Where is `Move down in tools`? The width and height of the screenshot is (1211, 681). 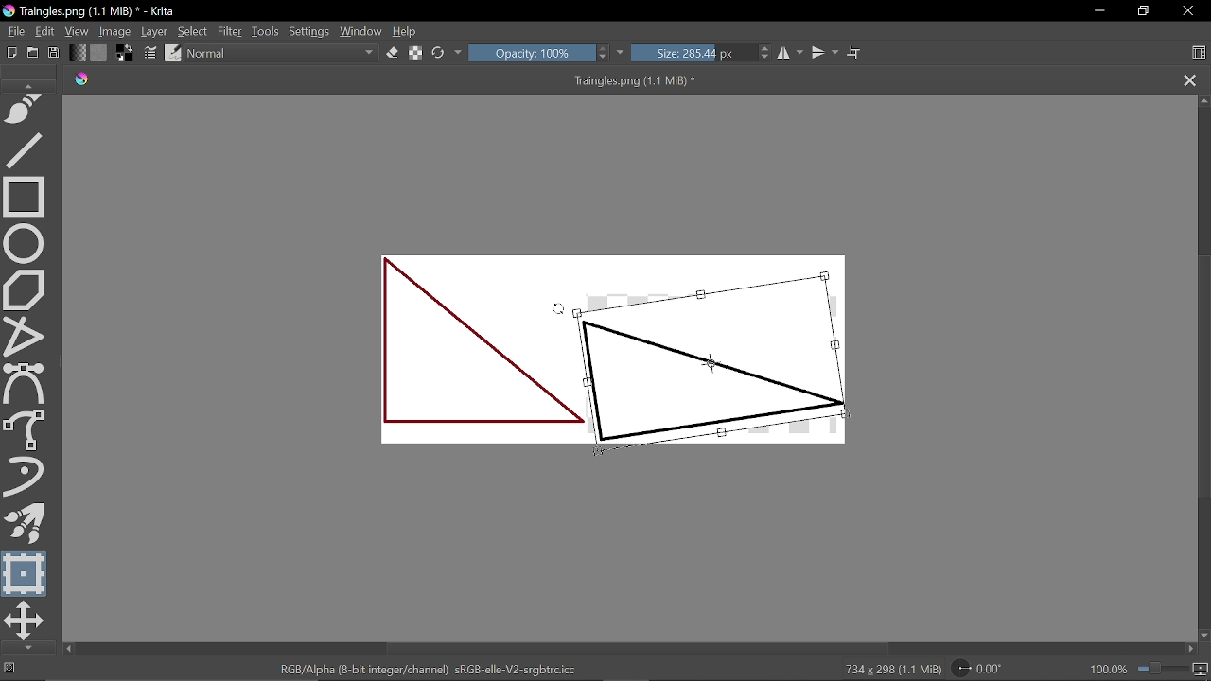
Move down in tools is located at coordinates (25, 648).